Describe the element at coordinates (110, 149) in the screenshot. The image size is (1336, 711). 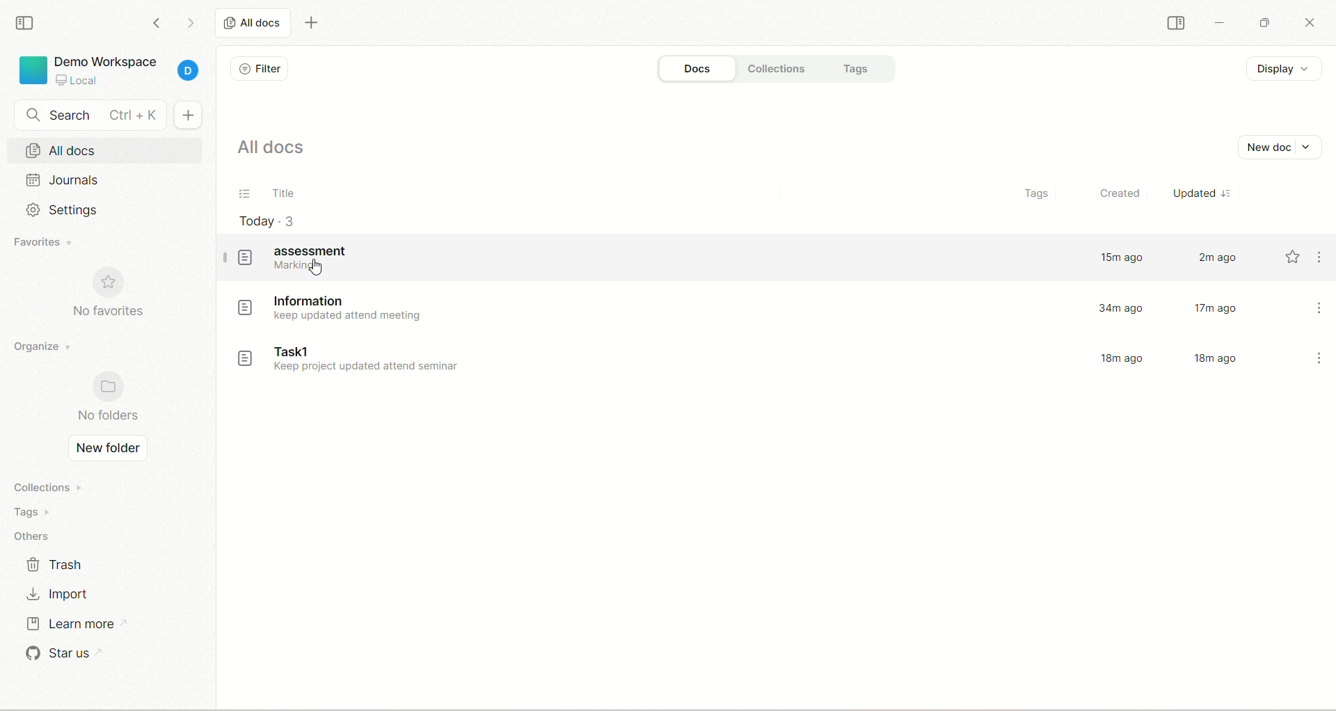
I see `all docs` at that location.